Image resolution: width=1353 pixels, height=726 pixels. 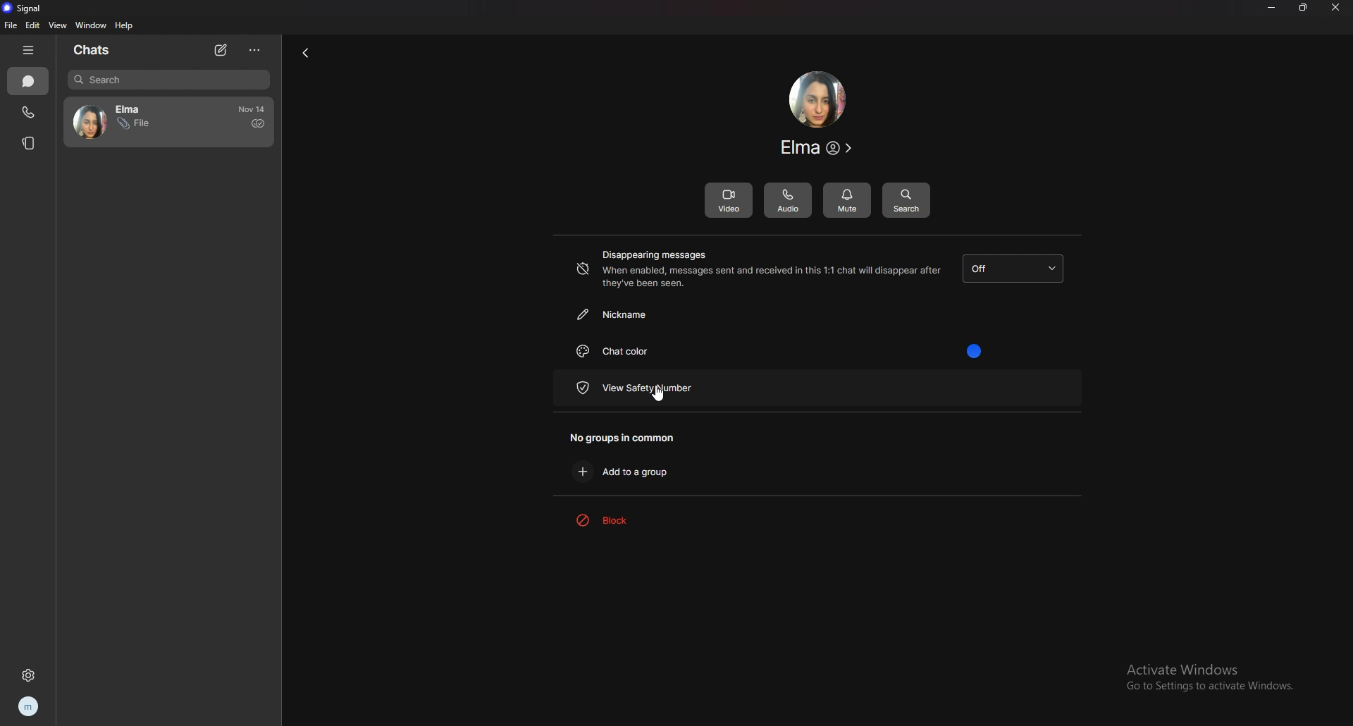 What do you see at coordinates (223, 50) in the screenshot?
I see `new chat` at bounding box center [223, 50].